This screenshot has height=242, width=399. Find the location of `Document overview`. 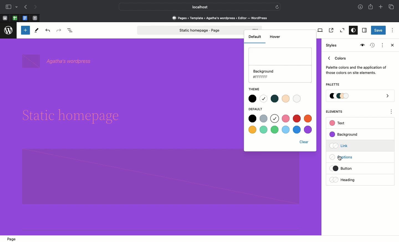

Document overview is located at coordinates (71, 31).